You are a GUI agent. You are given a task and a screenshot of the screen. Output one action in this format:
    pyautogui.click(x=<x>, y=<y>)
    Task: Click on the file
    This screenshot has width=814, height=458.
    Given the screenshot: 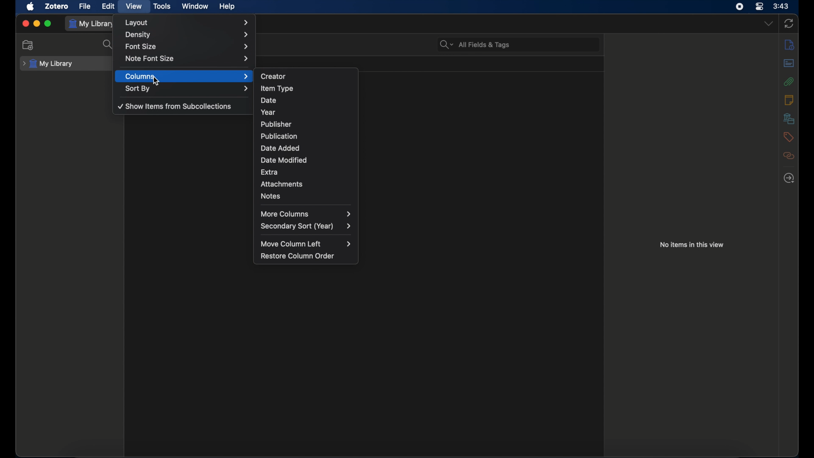 What is the action you would take?
    pyautogui.click(x=85, y=6)
    